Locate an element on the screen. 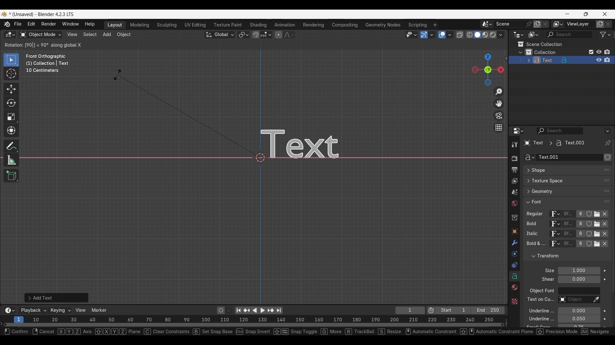 The width and height of the screenshot is (615, 345). Viewport shading, solid is located at coordinates (477, 35).